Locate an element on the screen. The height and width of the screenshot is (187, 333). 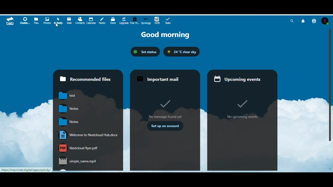
Free trial is located at coordinates (135, 21).